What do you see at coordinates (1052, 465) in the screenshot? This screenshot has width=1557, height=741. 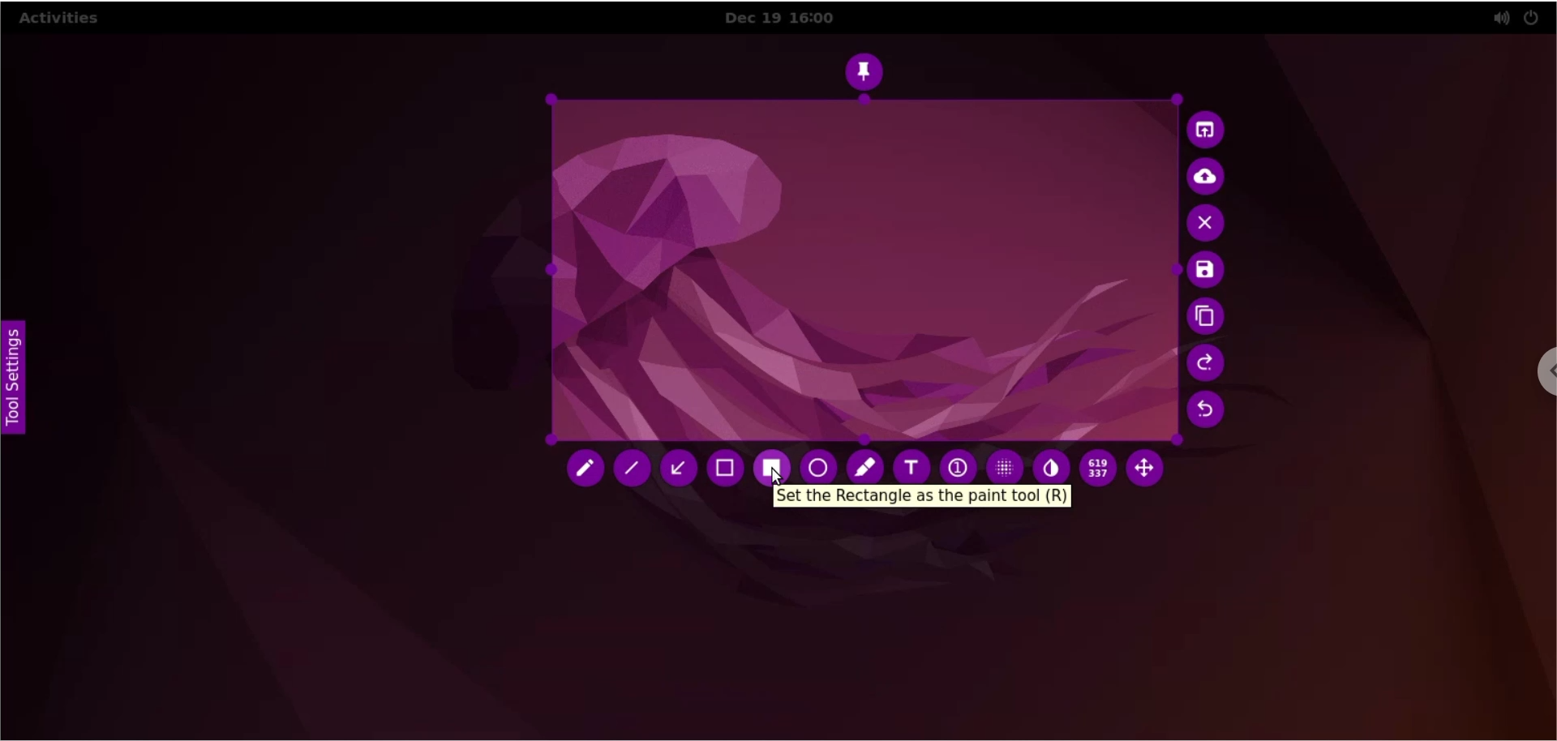 I see `inverter` at bounding box center [1052, 465].